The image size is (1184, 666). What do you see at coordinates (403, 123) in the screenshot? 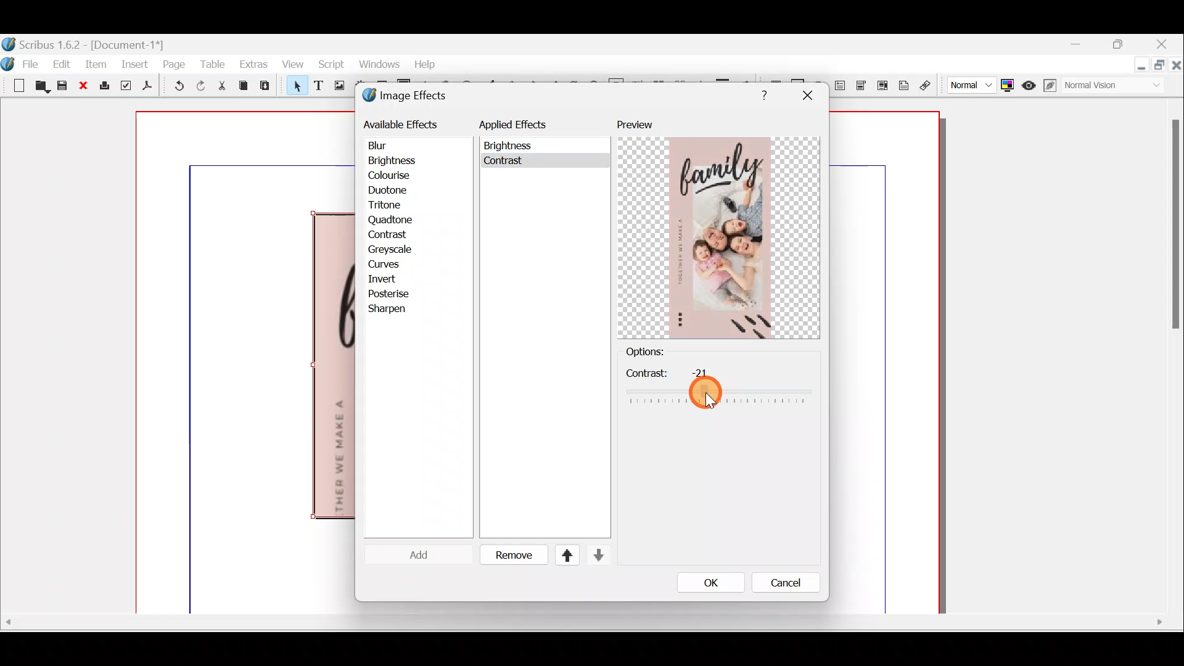
I see `Available effects` at bounding box center [403, 123].